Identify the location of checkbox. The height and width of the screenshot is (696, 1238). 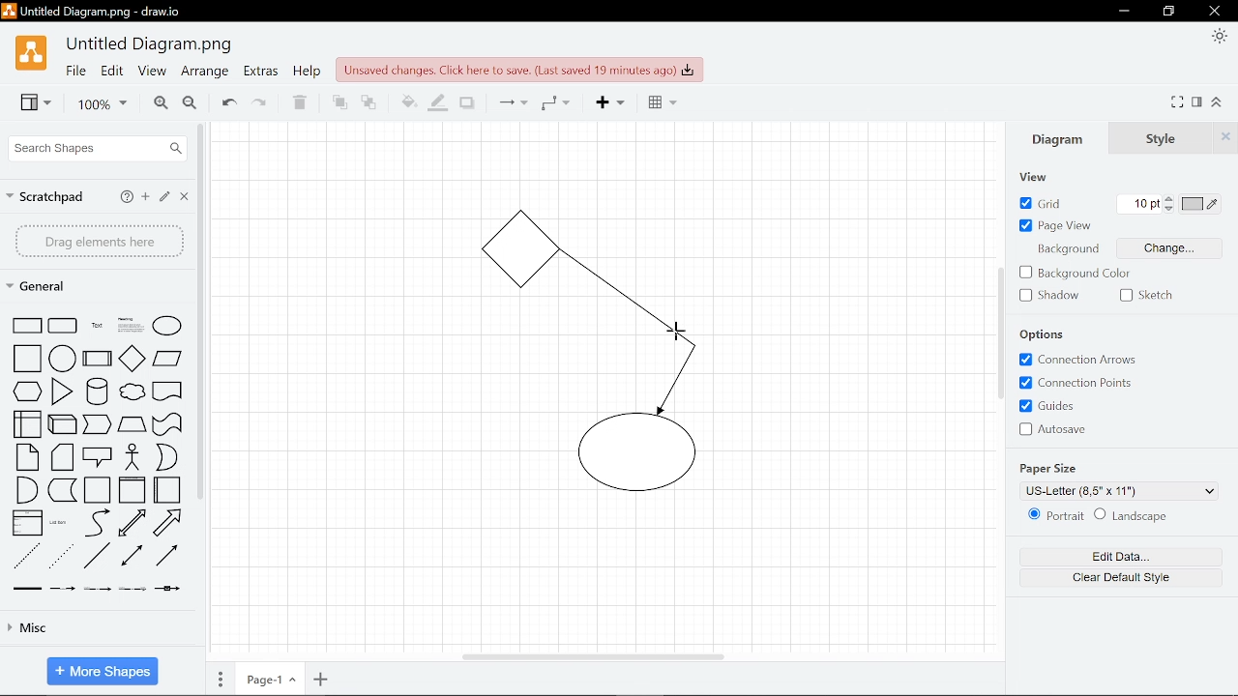
(1023, 203).